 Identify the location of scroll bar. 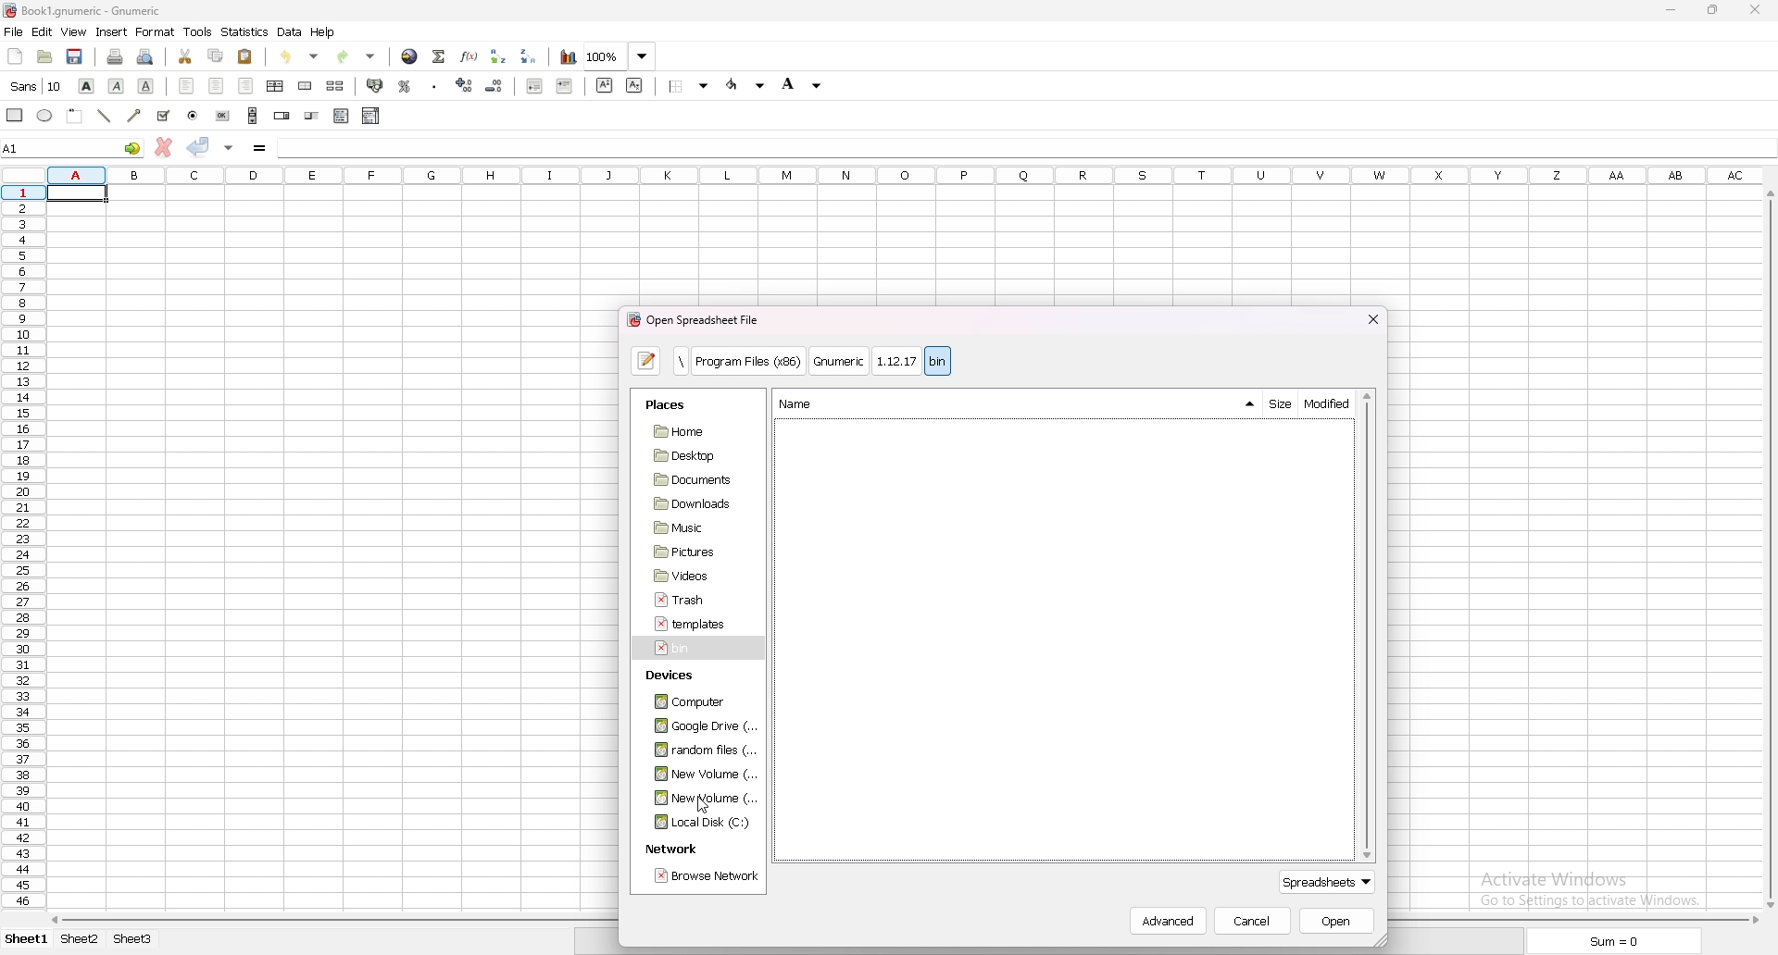
(1768, 550).